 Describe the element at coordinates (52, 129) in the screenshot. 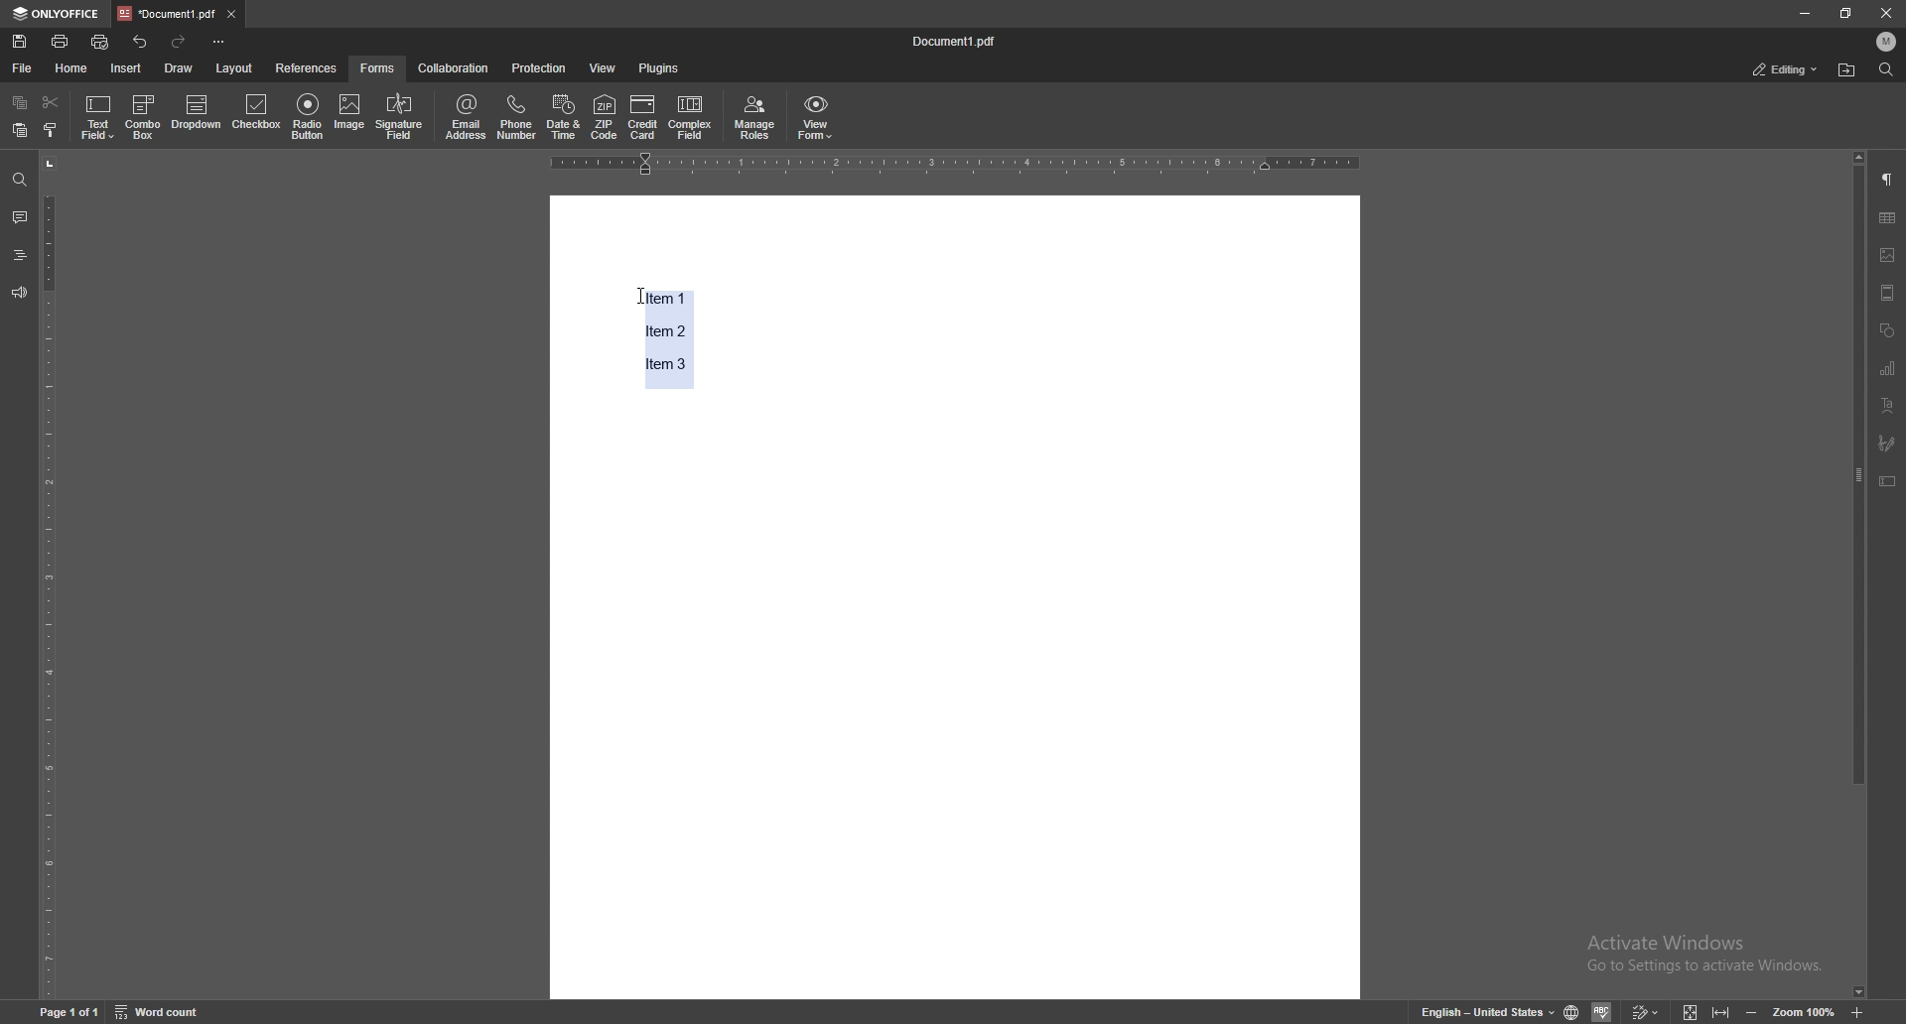

I see `copy style` at that location.